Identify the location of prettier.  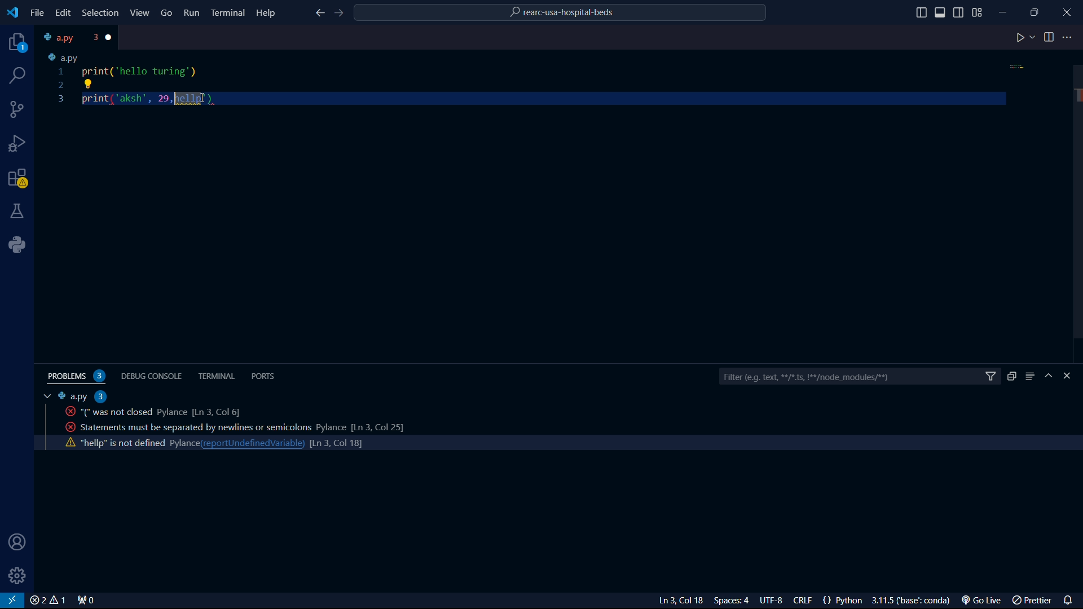
(1033, 601).